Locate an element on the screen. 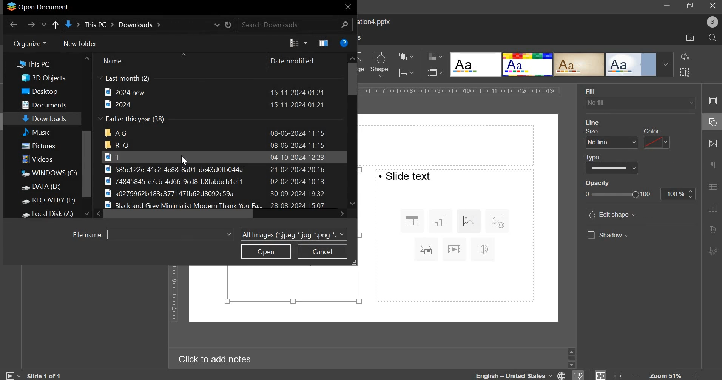 The image size is (722, 380). decrease zoom is located at coordinates (637, 375).